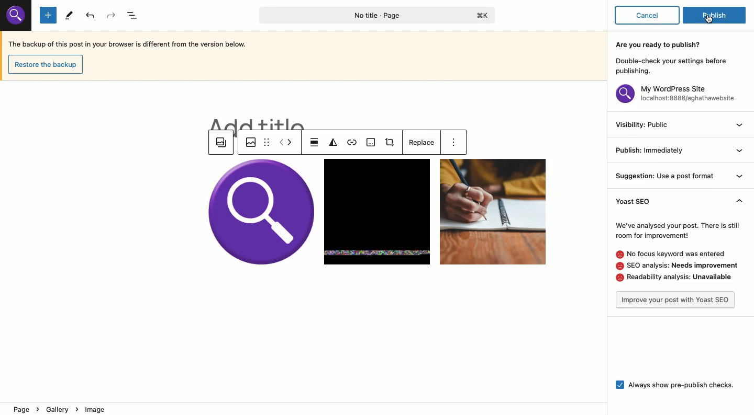  Describe the element at coordinates (642, 123) in the screenshot. I see `Visibility` at that location.